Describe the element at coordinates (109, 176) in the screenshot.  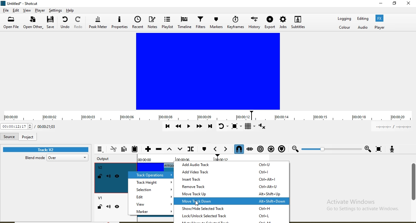
I see `Mute` at that location.